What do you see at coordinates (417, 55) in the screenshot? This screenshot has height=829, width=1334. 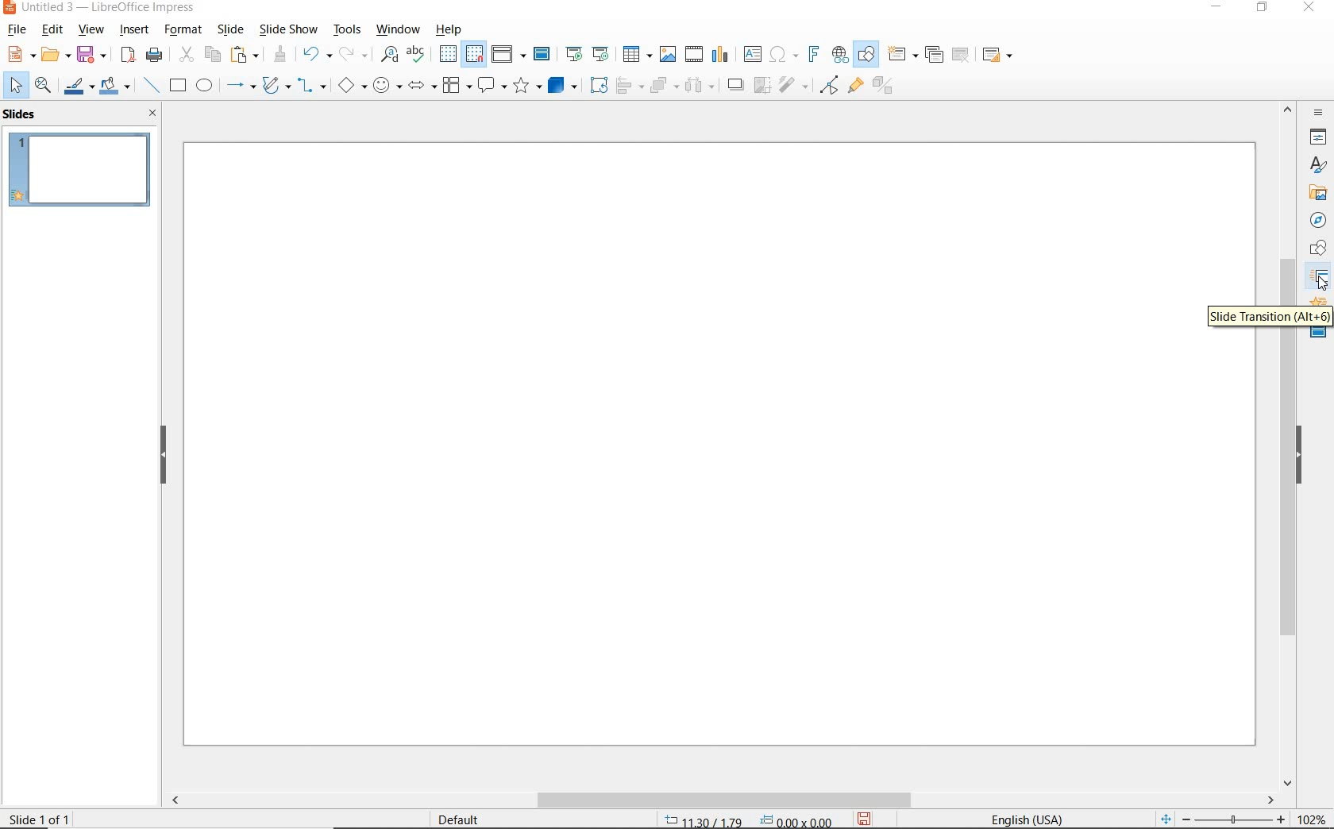 I see `SPELLING` at bounding box center [417, 55].